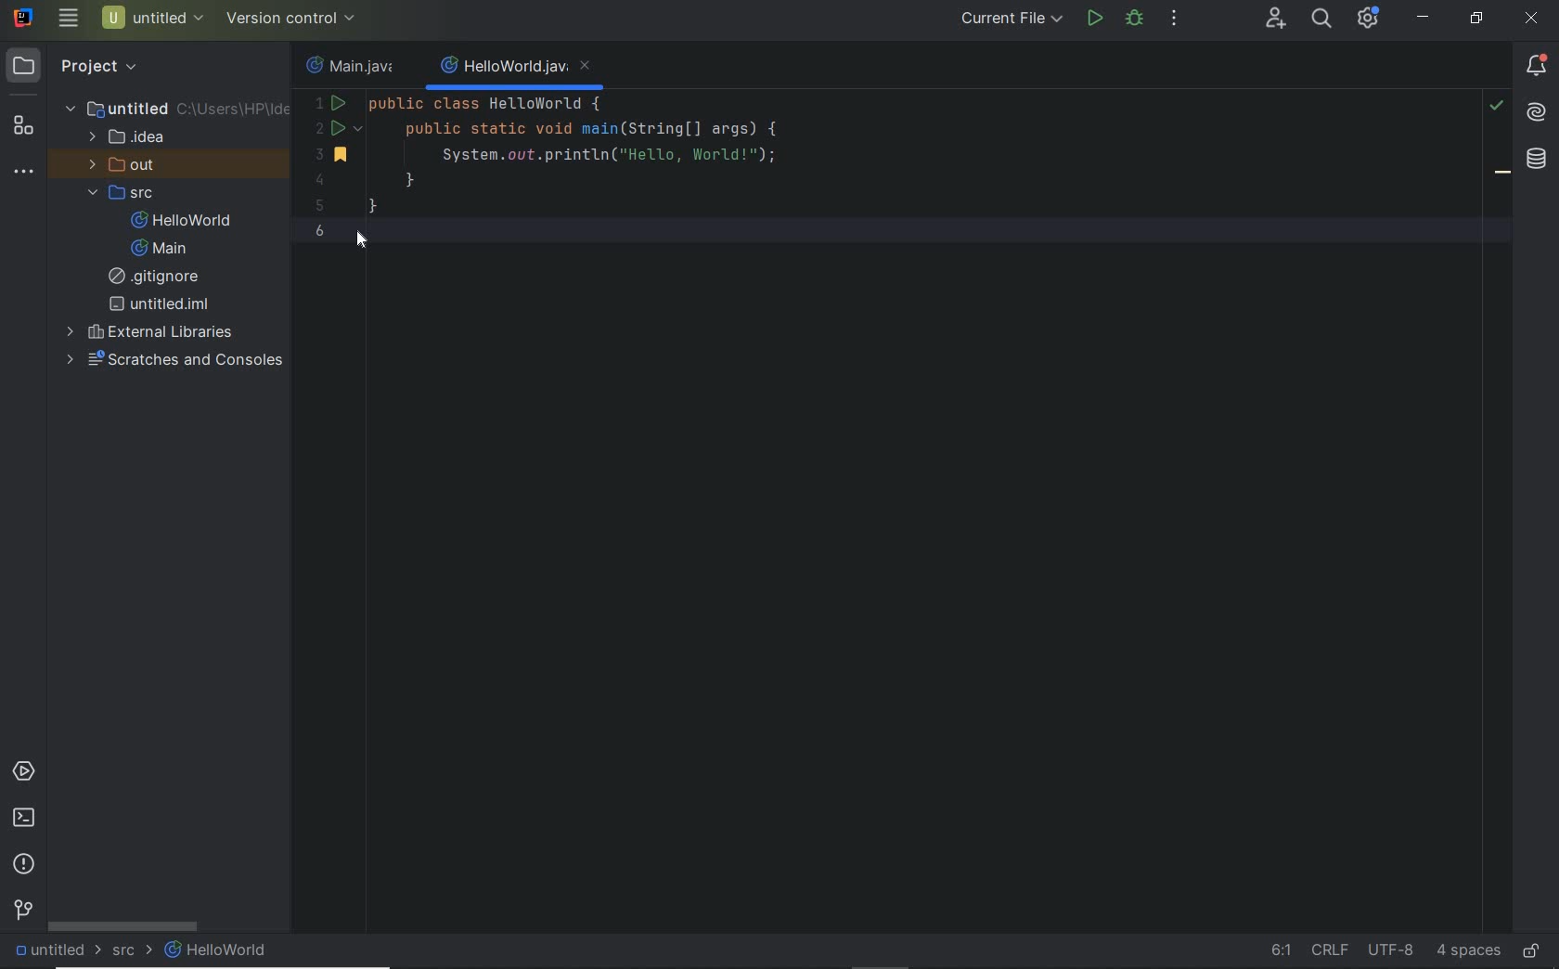 The image size is (1559, 969). Describe the element at coordinates (1468, 953) in the screenshot. I see `indent` at that location.